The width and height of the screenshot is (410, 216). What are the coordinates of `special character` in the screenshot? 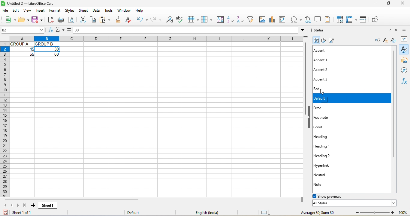 It's located at (296, 19).